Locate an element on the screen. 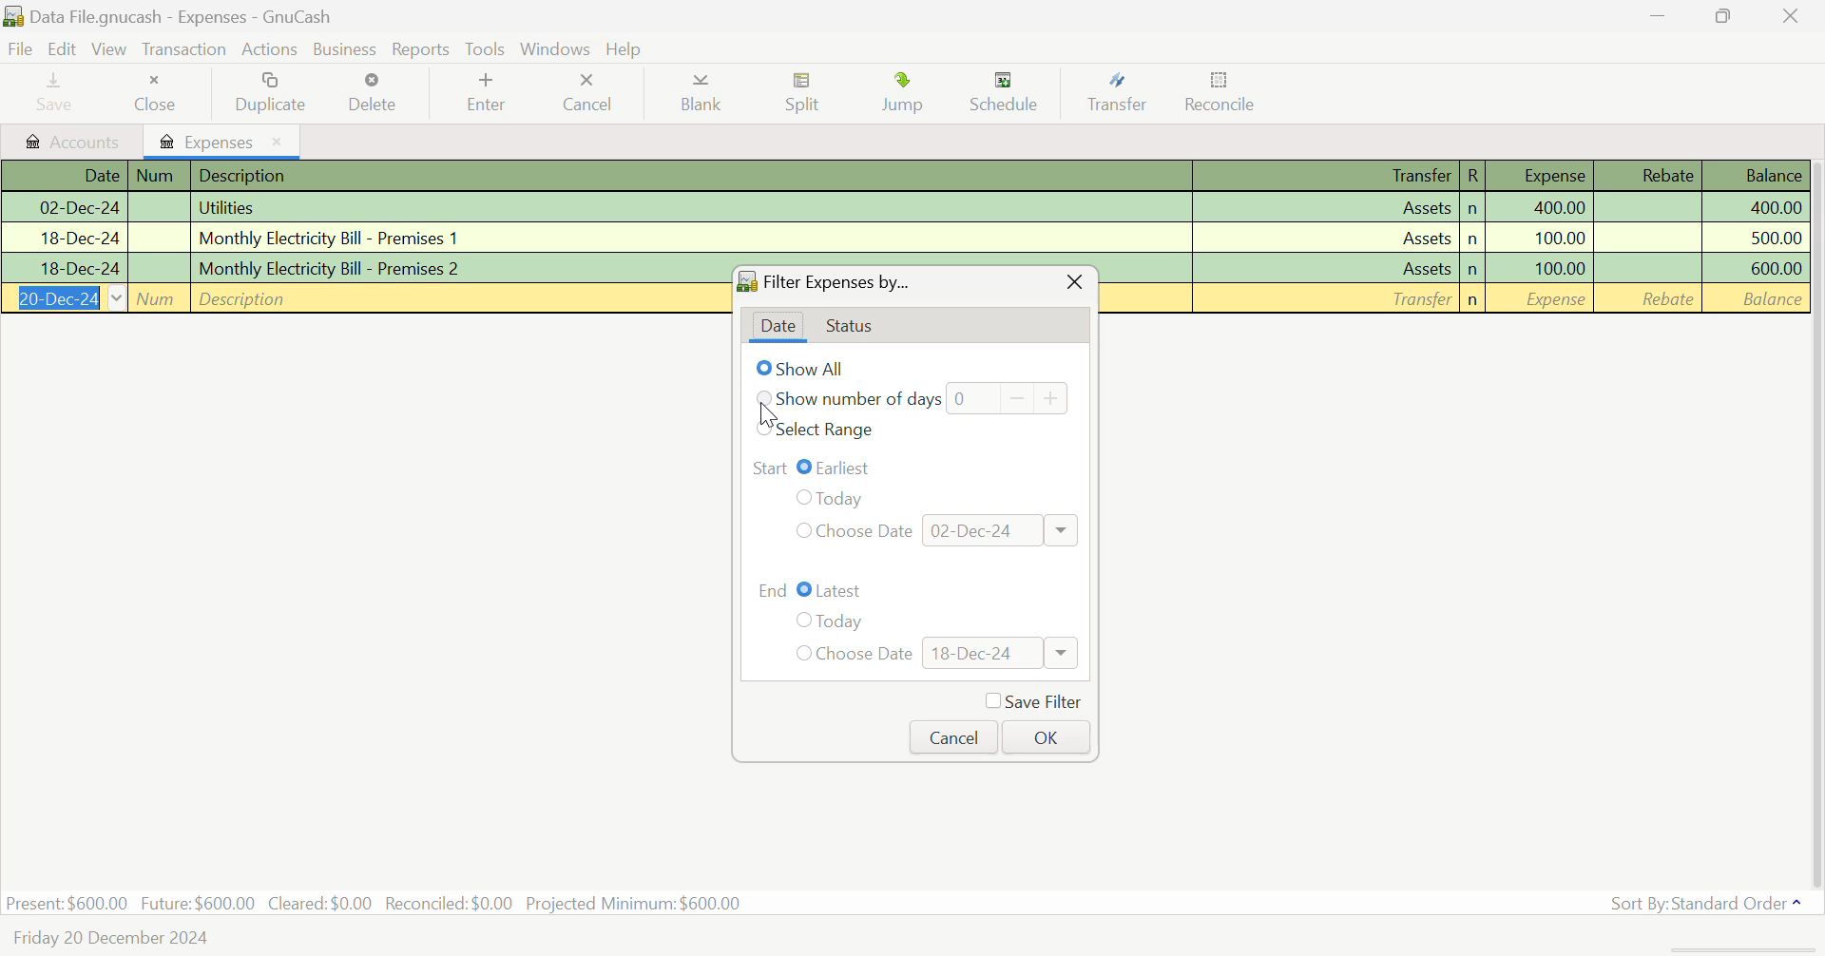  Assets is located at coordinates (1325, 206).